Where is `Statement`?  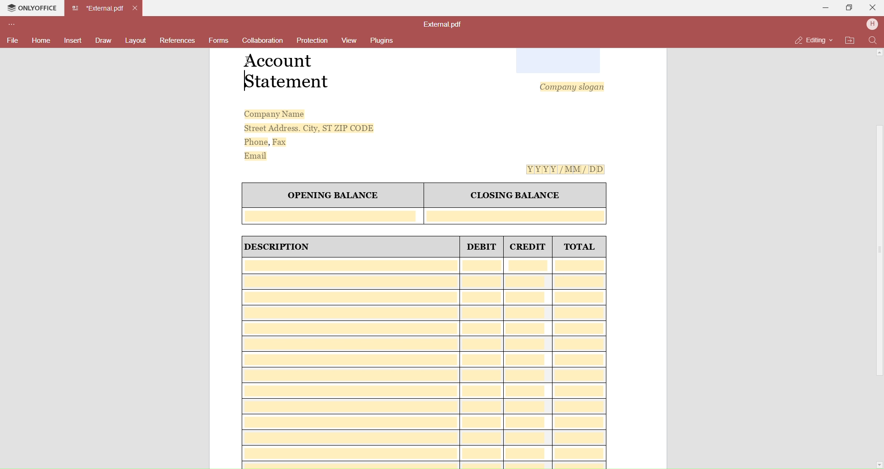
Statement is located at coordinates (287, 83).